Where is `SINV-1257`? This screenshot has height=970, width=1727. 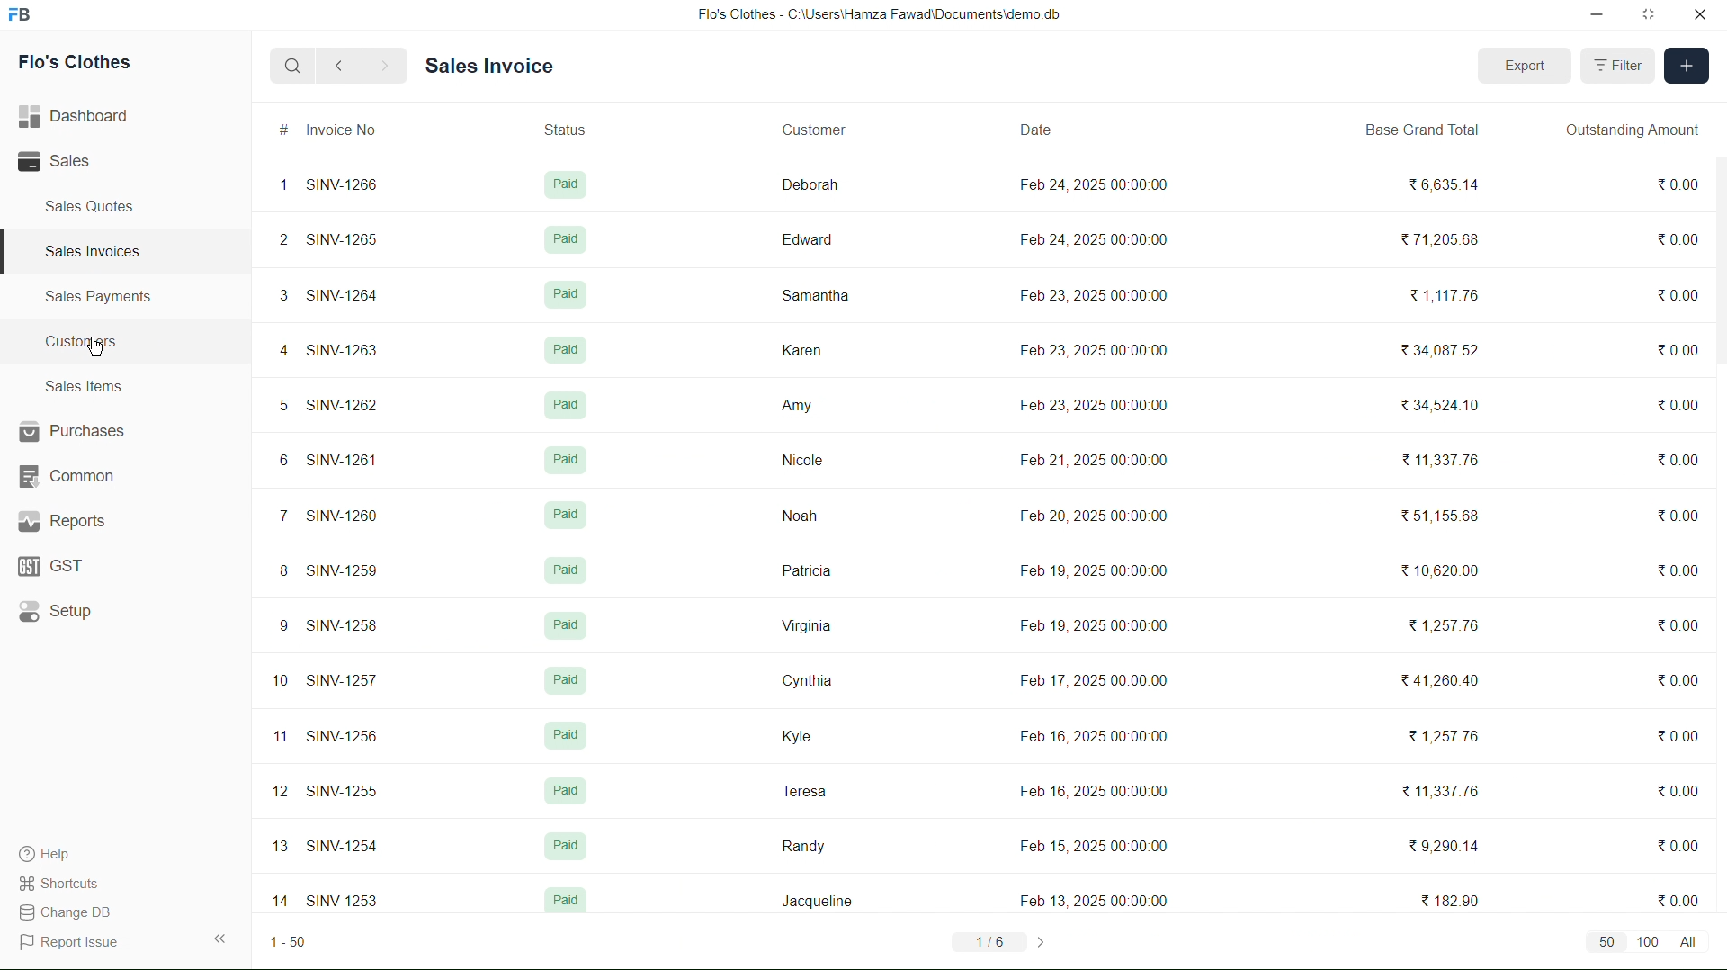
SINV-1257 is located at coordinates (348, 683).